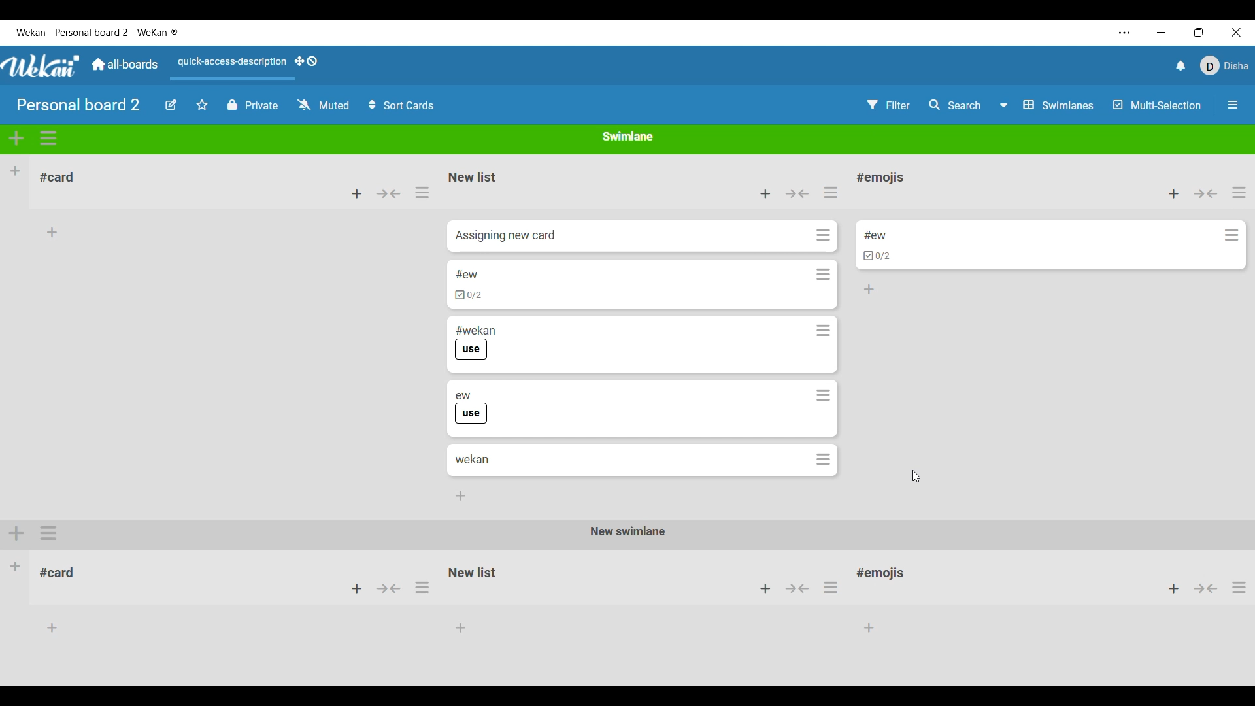 This screenshot has width=1255, height=706. I want to click on selecting list actions, so click(427, 191).